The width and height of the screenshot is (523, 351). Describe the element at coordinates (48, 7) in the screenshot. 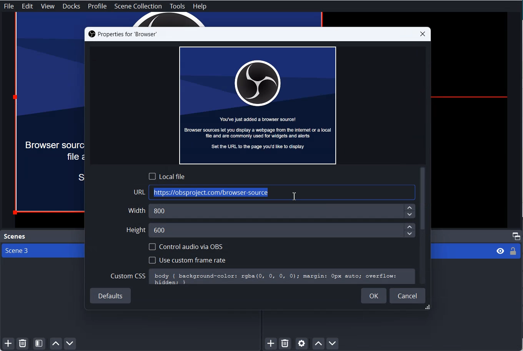

I see `View` at that location.